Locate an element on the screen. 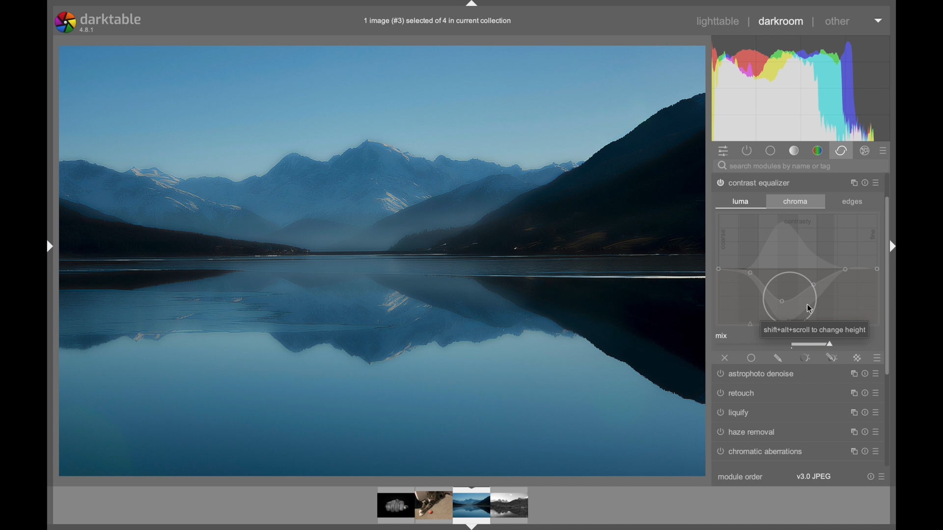 This screenshot has width=943, height=530. tooltip is located at coordinates (813, 330).